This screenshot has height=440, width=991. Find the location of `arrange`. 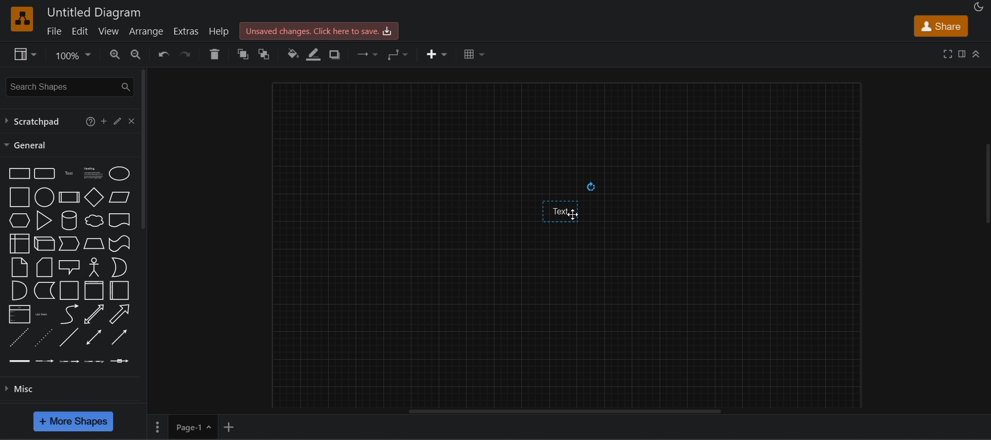

arrange is located at coordinates (147, 31).